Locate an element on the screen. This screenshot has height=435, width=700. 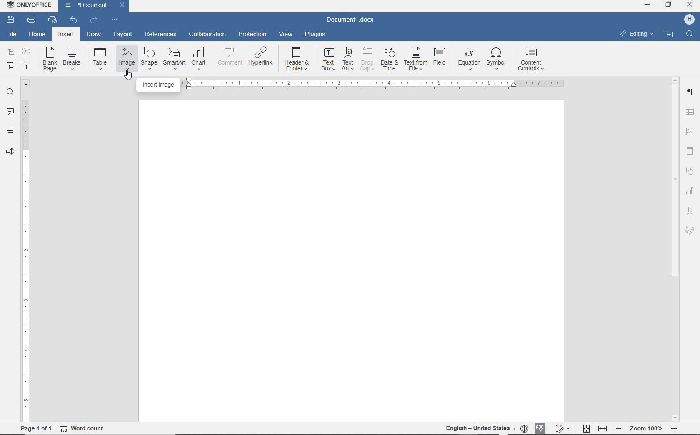
drop cap is located at coordinates (368, 59).